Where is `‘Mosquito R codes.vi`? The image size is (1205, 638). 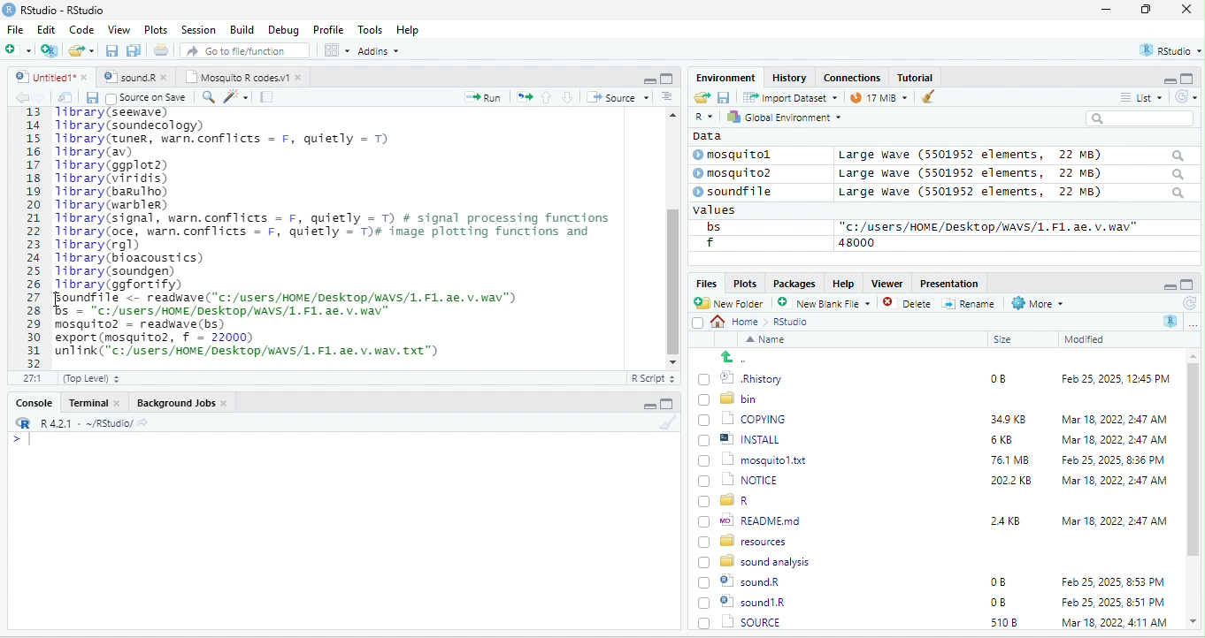 ‘Mosquito R codes.vi is located at coordinates (133, 77).